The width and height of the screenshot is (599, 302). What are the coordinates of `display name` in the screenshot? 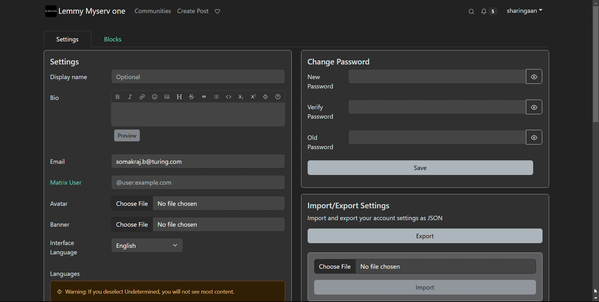 It's located at (198, 76).